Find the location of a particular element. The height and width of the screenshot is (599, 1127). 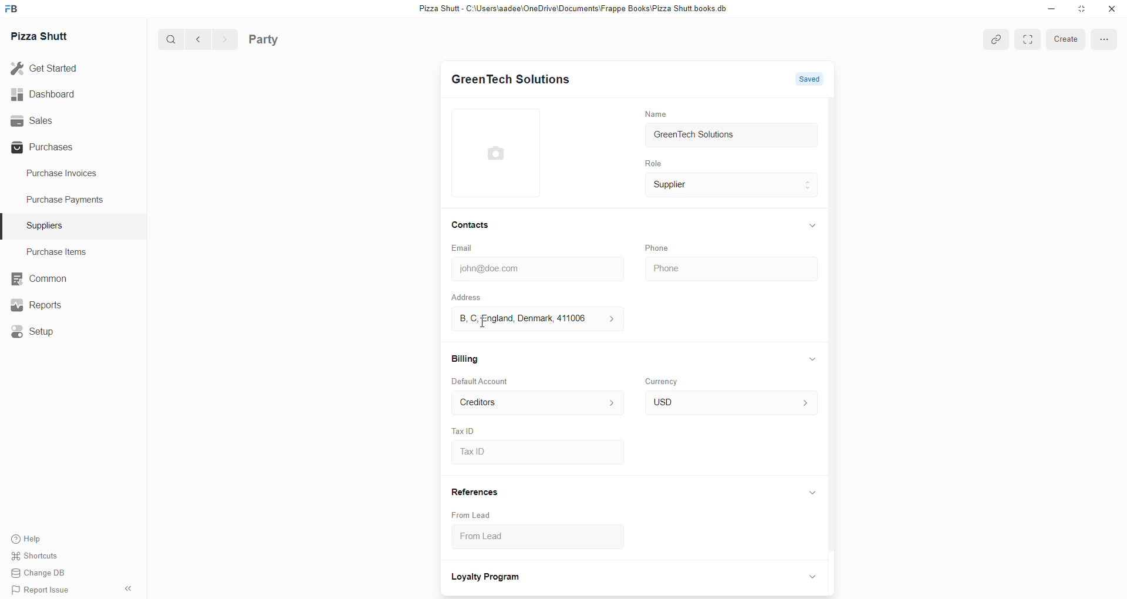

References is located at coordinates (475, 493).